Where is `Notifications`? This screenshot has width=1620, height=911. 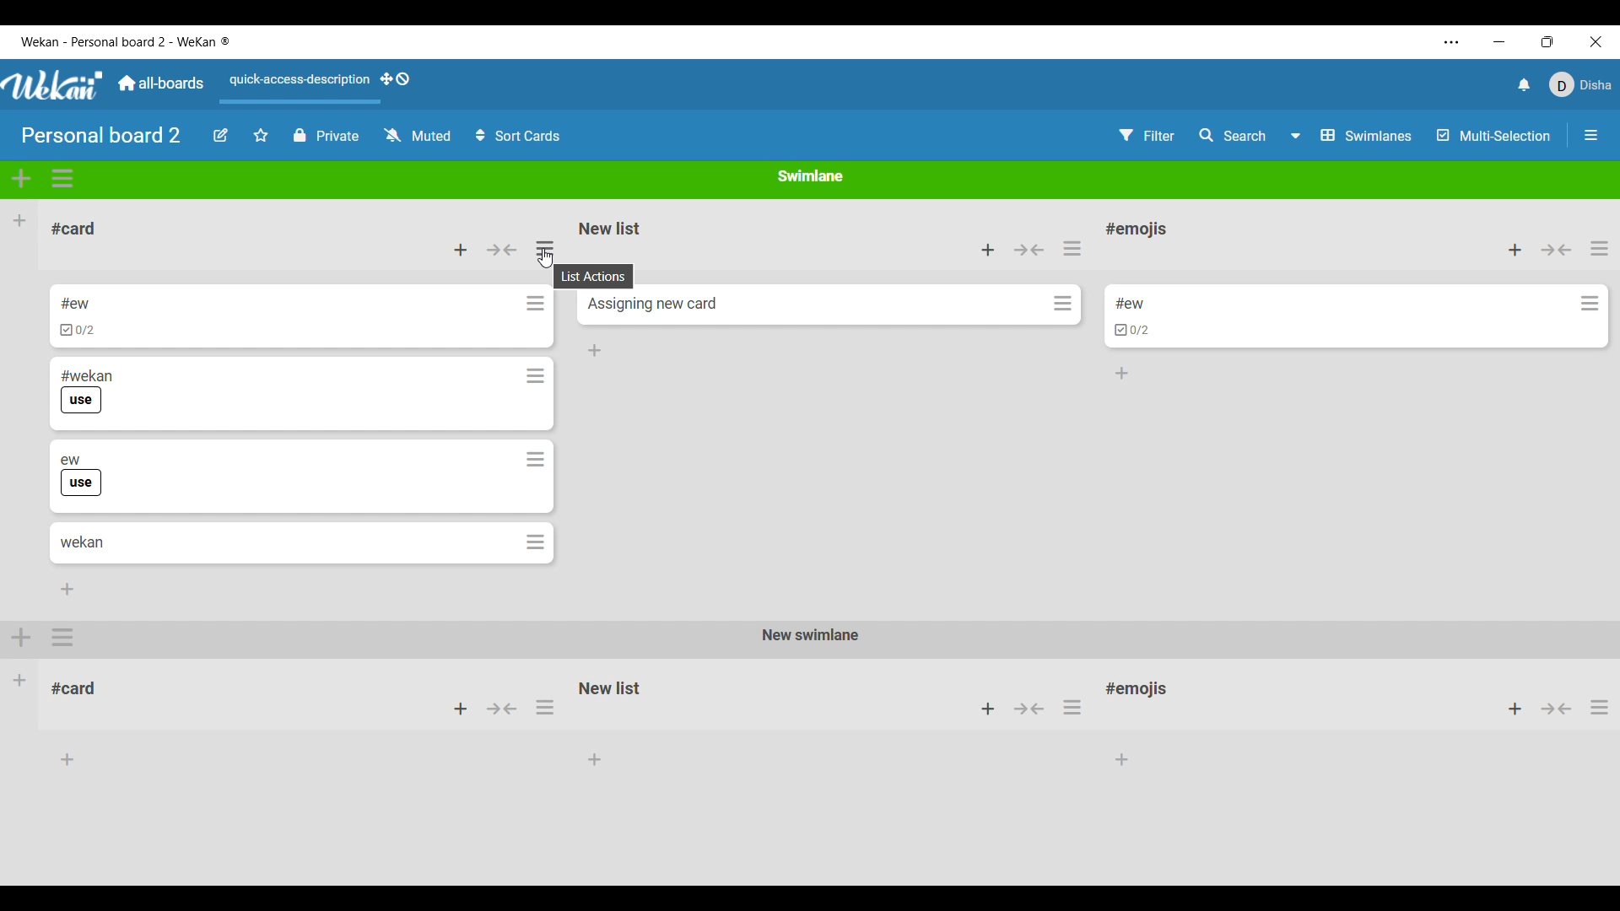
Notifications is located at coordinates (1525, 84).